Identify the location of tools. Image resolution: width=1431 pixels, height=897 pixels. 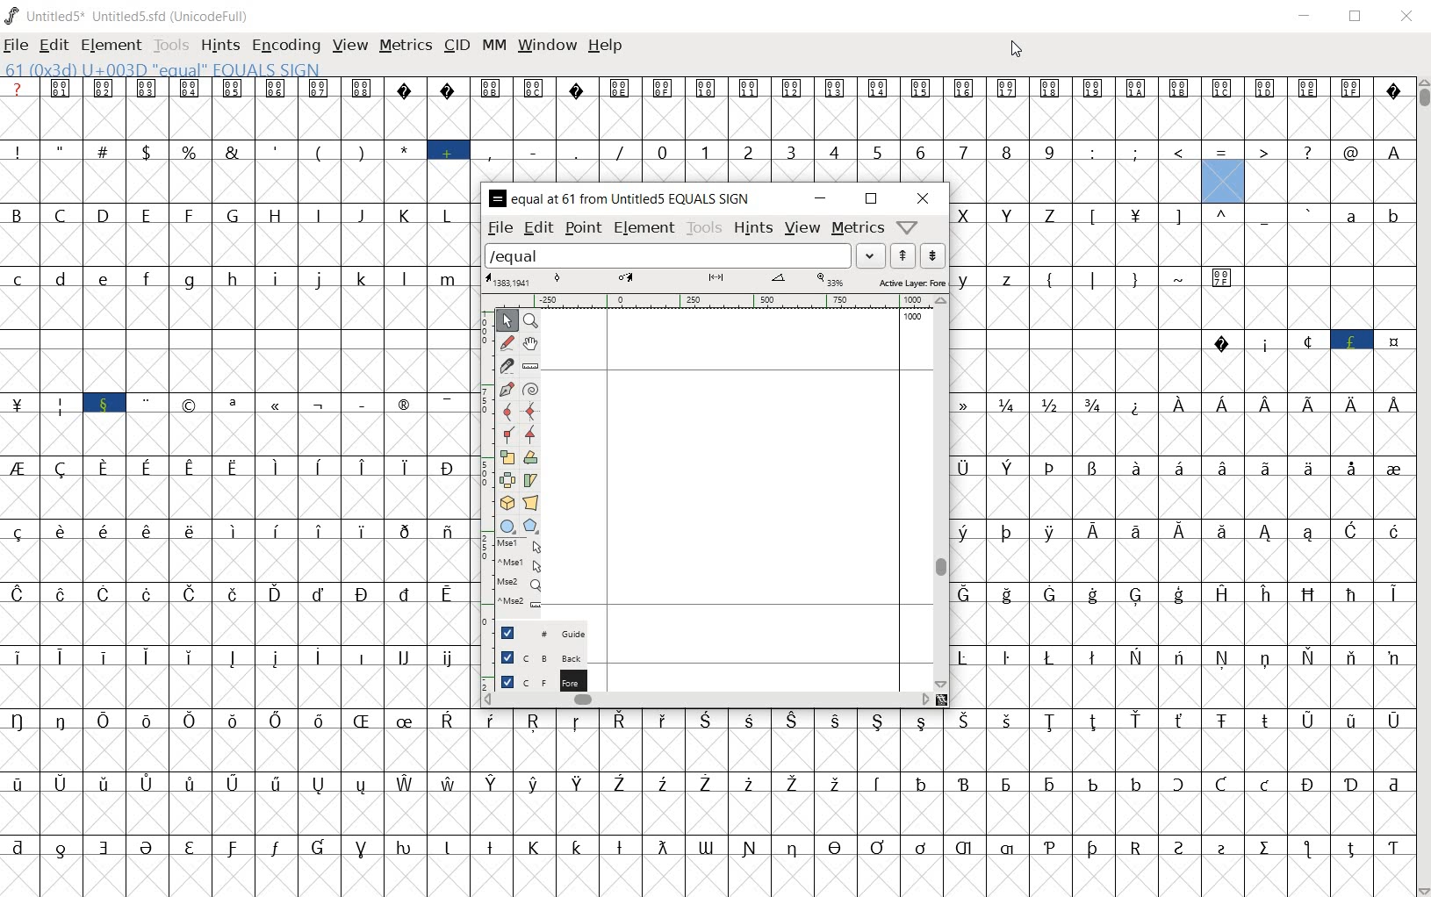
(169, 44).